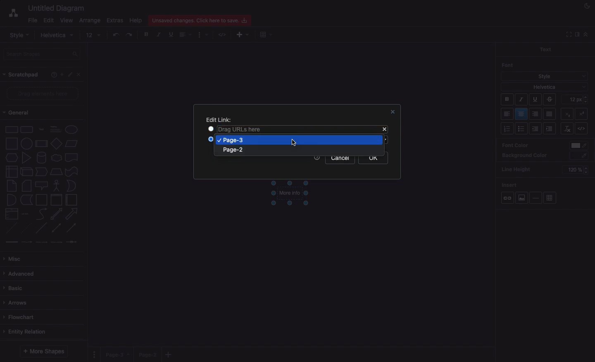  Describe the element at coordinates (72, 214) in the screenshot. I see `arrow` at that location.